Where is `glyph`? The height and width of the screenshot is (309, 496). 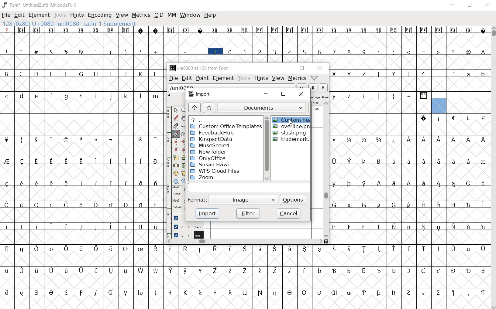 glyph is located at coordinates (424, 293).